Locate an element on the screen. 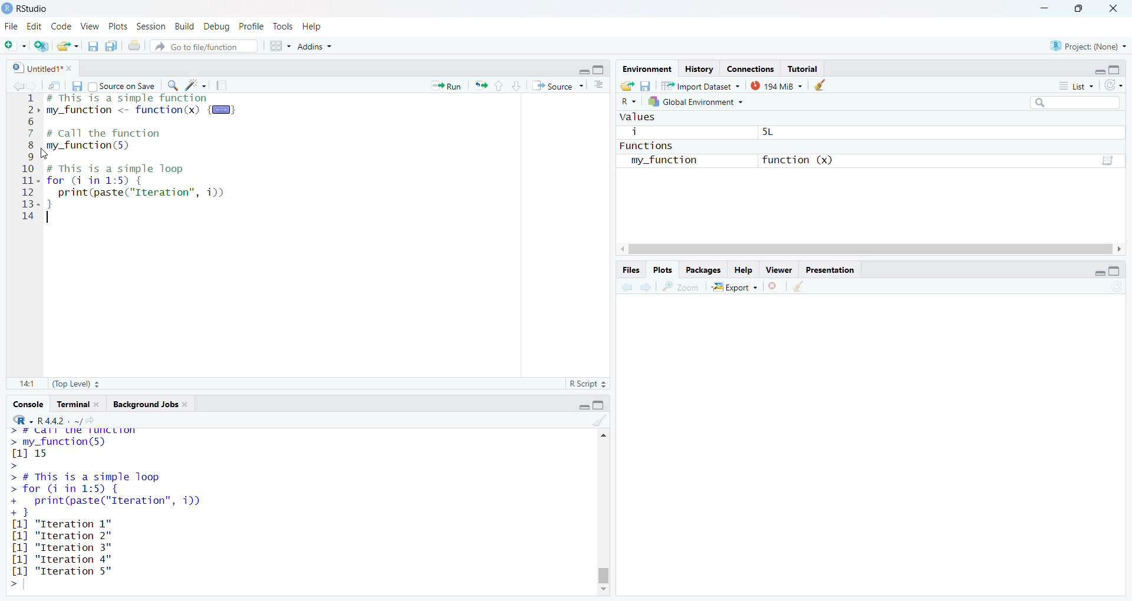 The width and height of the screenshot is (1132, 601). maximize is located at coordinates (1121, 272).